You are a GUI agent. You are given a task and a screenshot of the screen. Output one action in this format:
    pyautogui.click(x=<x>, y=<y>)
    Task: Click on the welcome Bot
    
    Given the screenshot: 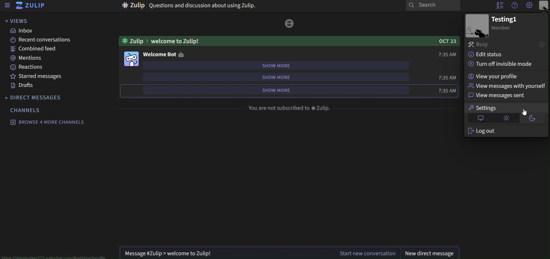 What is the action you would take?
    pyautogui.click(x=160, y=54)
    